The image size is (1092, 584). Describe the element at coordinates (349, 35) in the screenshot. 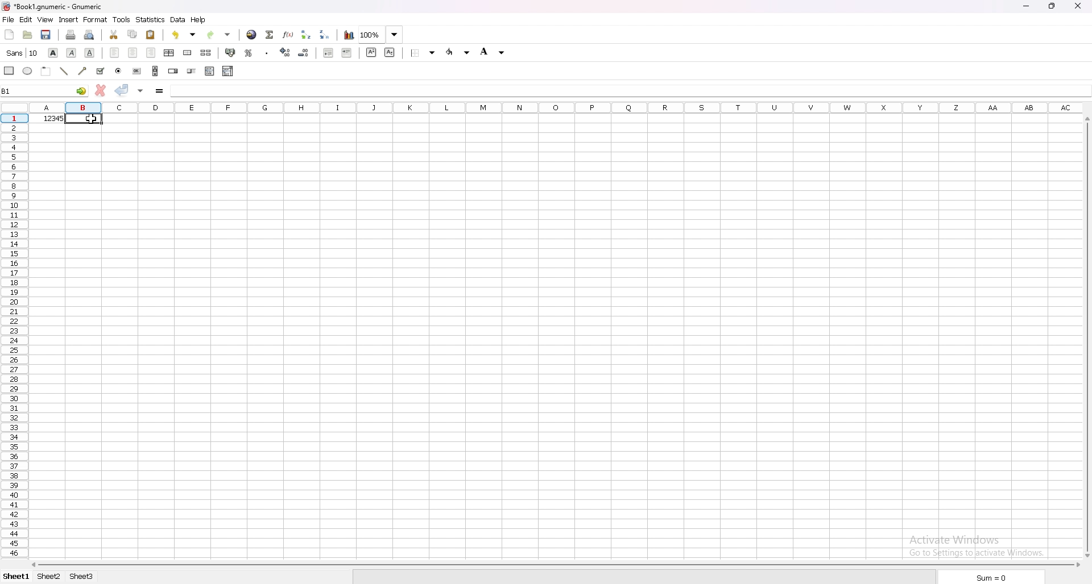

I see `chart` at that location.